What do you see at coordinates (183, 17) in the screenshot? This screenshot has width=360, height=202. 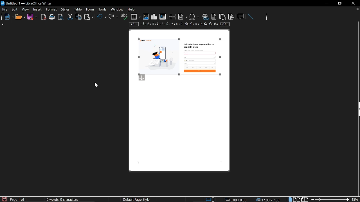 I see `insert field` at bounding box center [183, 17].